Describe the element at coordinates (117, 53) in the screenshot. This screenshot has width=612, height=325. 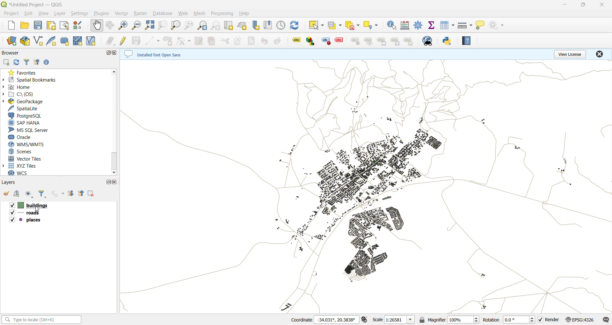
I see `close` at that location.